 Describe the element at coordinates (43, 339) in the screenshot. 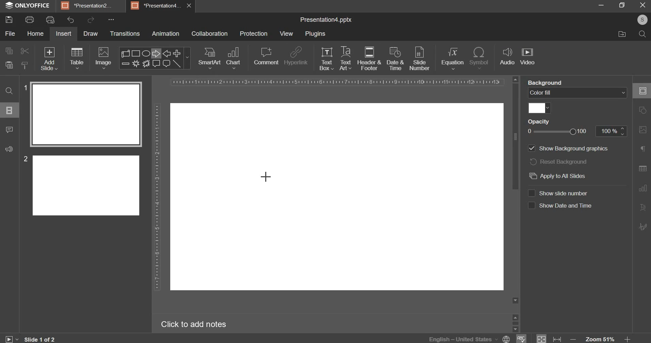

I see `lide 1 of 2` at that location.